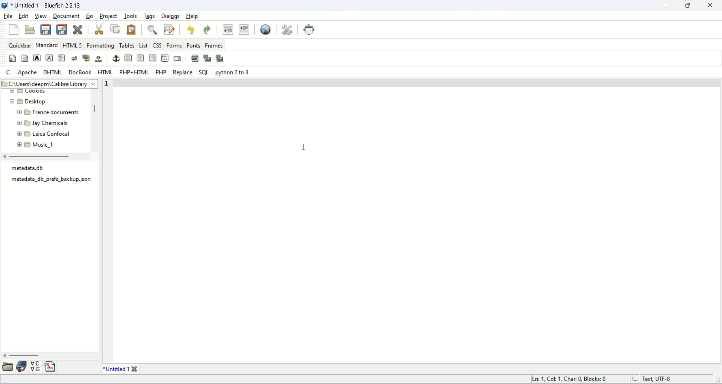 The width and height of the screenshot is (722, 384). I want to click on Multi thumbnail, so click(219, 57).